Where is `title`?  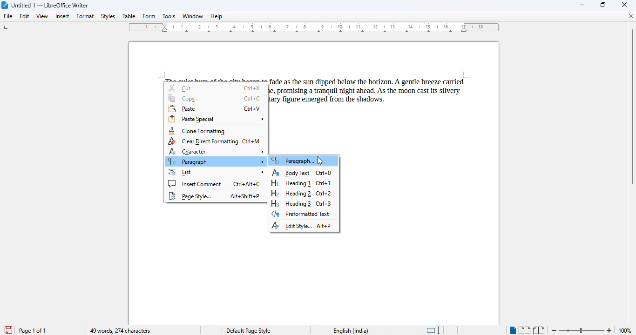
title is located at coordinates (50, 5).